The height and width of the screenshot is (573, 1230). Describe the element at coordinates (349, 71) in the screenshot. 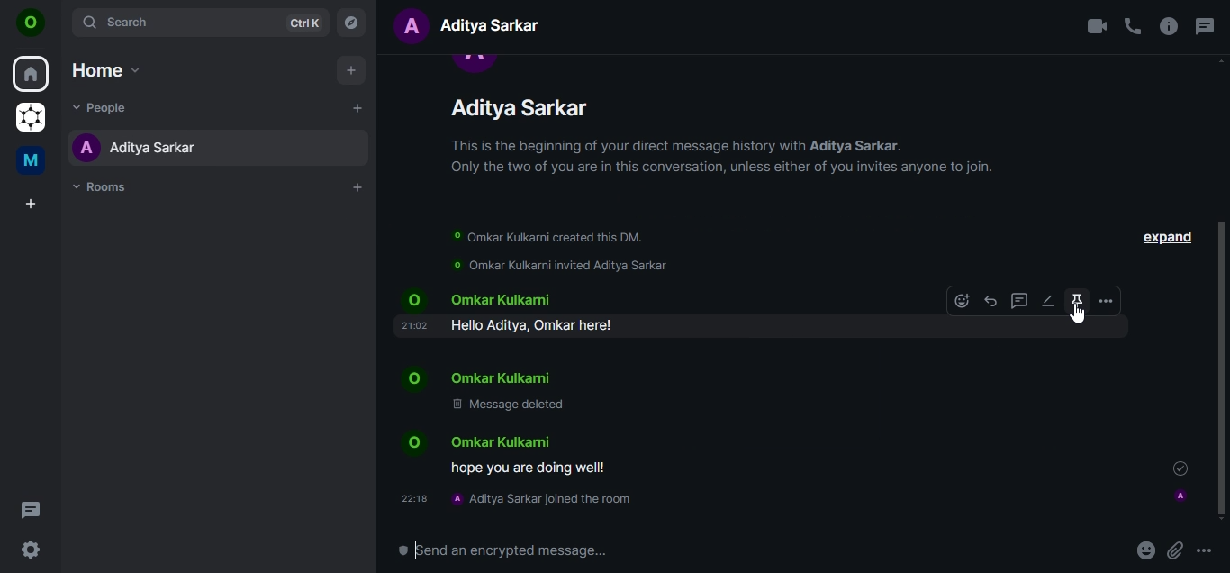

I see `add` at that location.